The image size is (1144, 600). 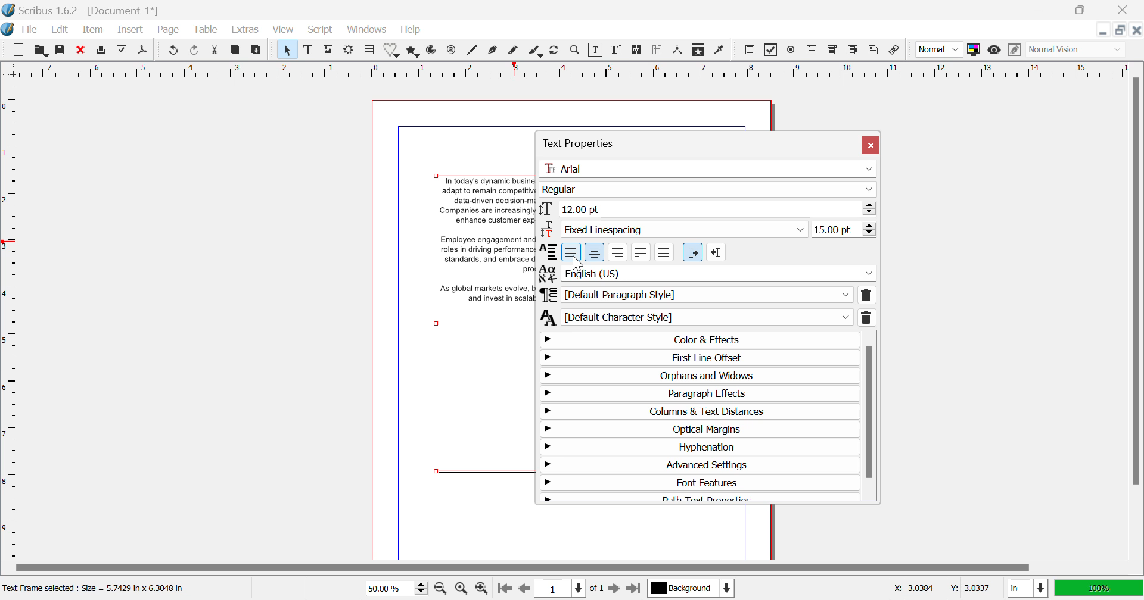 What do you see at coordinates (433, 51) in the screenshot?
I see `Arcs` at bounding box center [433, 51].